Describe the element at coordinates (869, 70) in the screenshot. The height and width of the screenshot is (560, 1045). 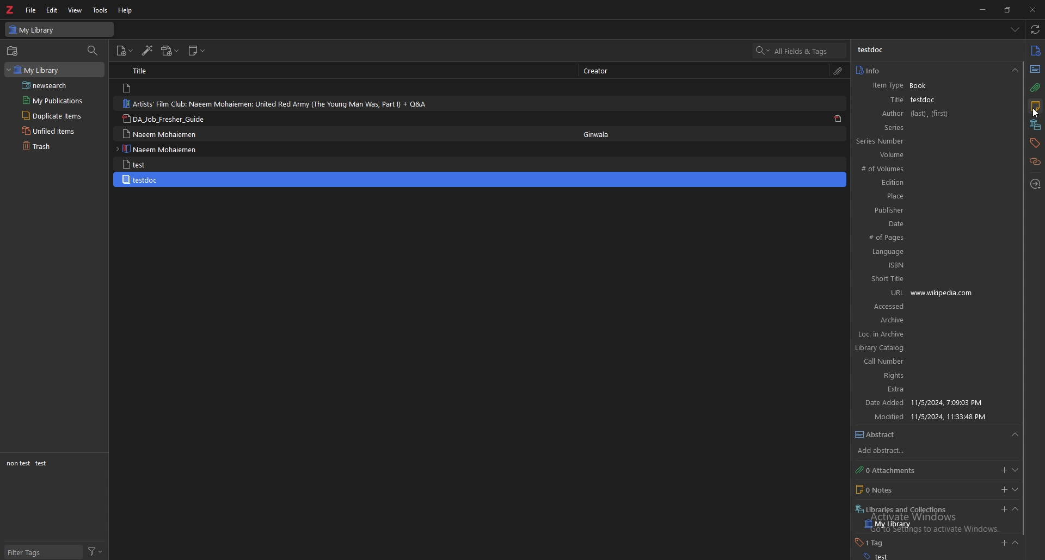
I see `info` at that location.